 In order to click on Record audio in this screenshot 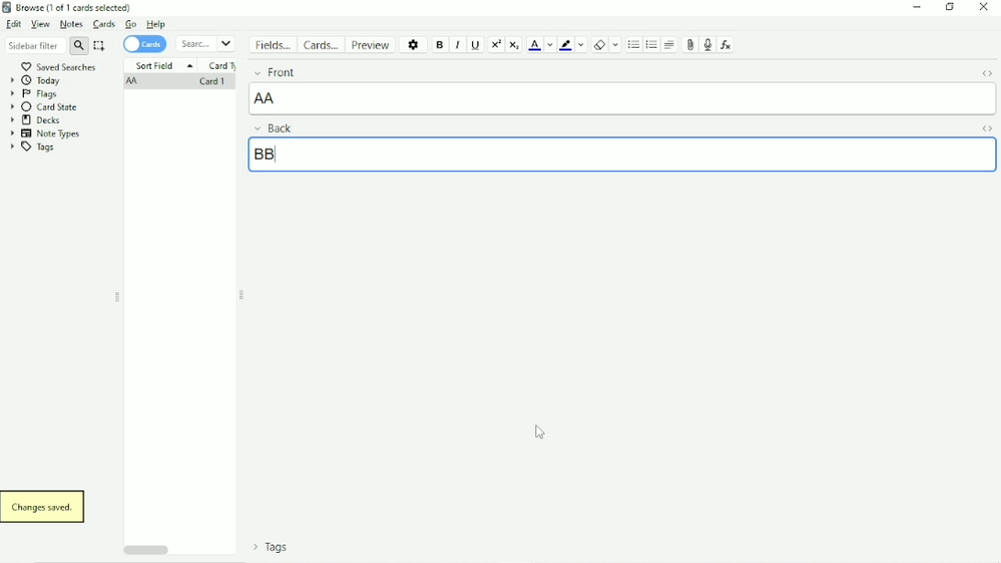, I will do `click(706, 45)`.